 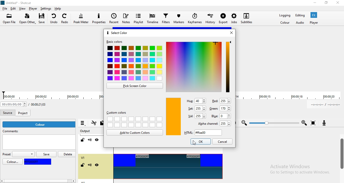 What do you see at coordinates (117, 33) in the screenshot?
I see `select color` at bounding box center [117, 33].